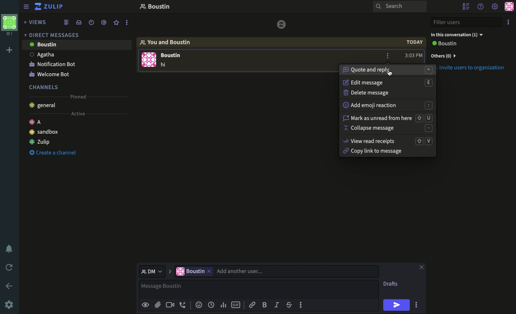 The width and height of the screenshot is (516, 314). What do you see at coordinates (155, 8) in the screenshot?
I see `Thread name` at bounding box center [155, 8].